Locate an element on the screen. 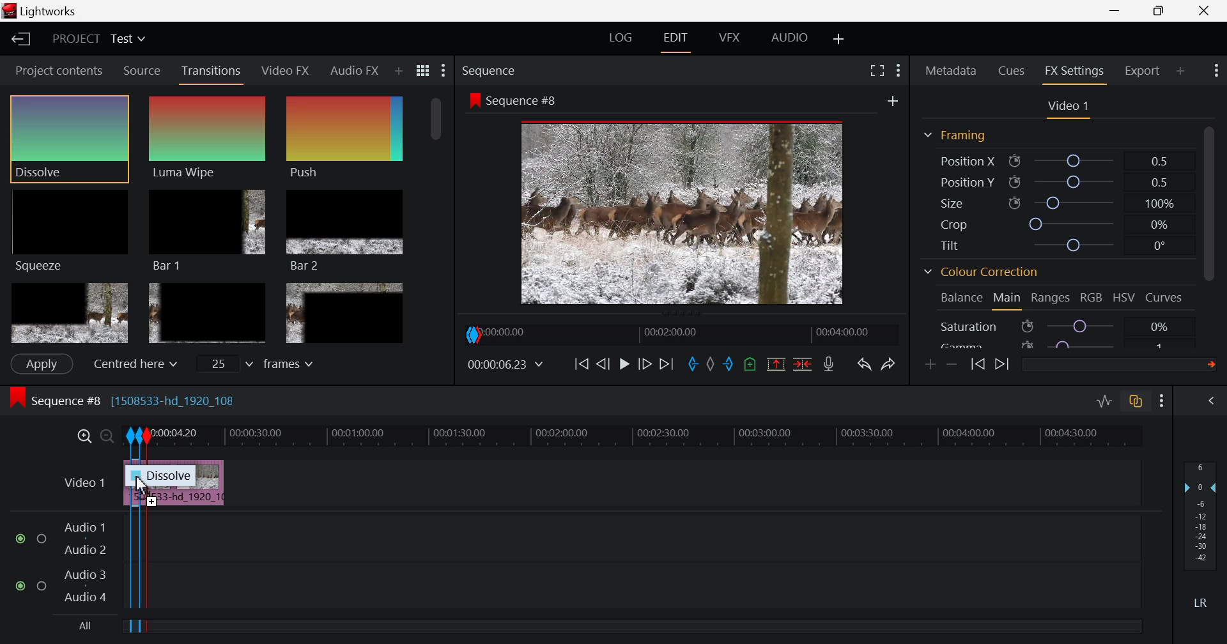 The image size is (1227, 644). Go Forward is located at coordinates (645, 365).